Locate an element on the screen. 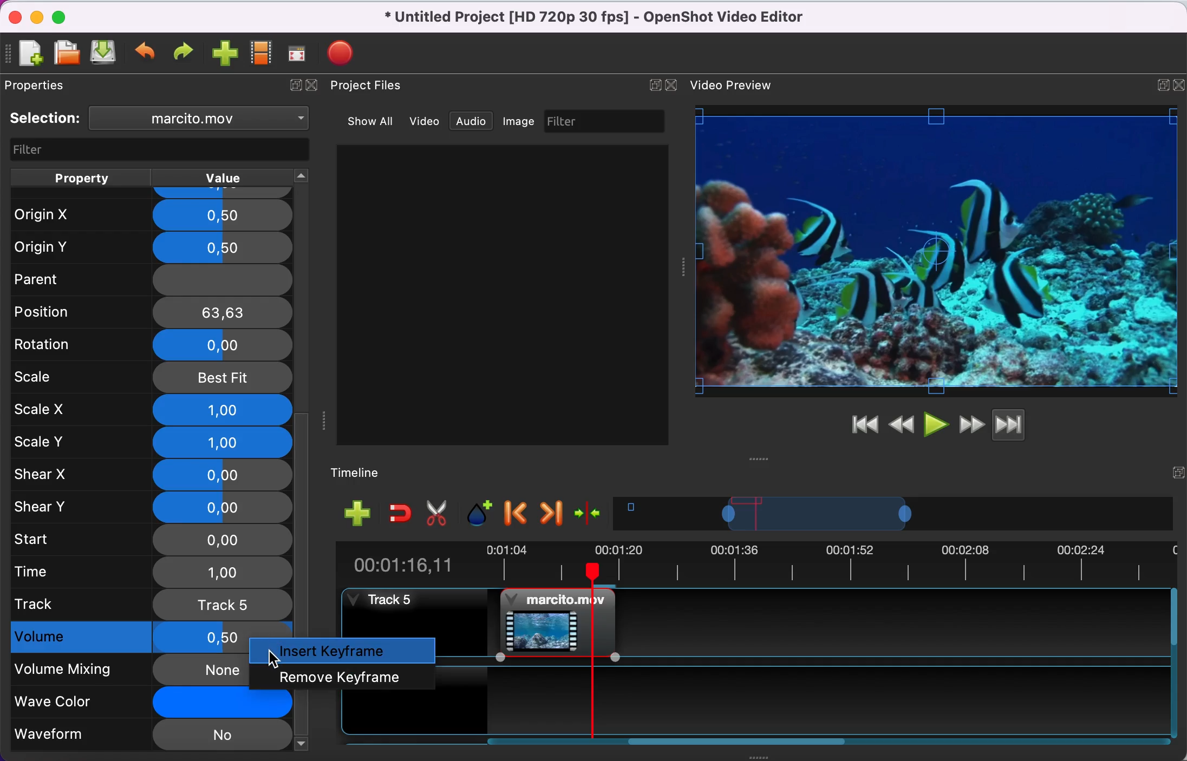 Image resolution: width=1187 pixels, height=761 pixels. jump to start is located at coordinates (864, 425).